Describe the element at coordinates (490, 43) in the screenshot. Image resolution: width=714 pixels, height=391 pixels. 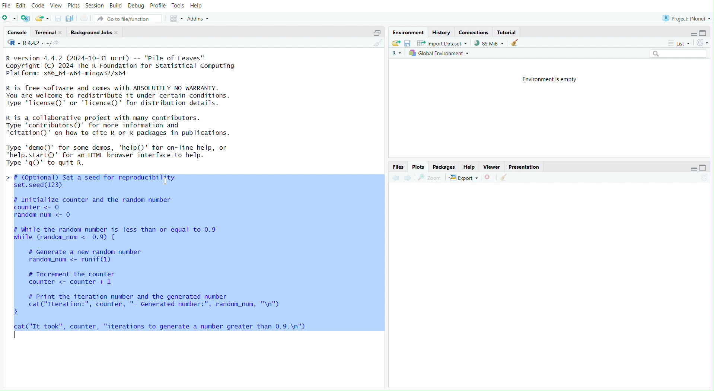
I see `89kib used by R session (Source: Windows System)` at that location.